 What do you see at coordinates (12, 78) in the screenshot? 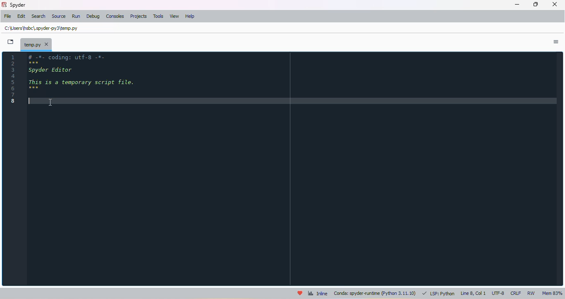
I see `line numbers` at bounding box center [12, 78].